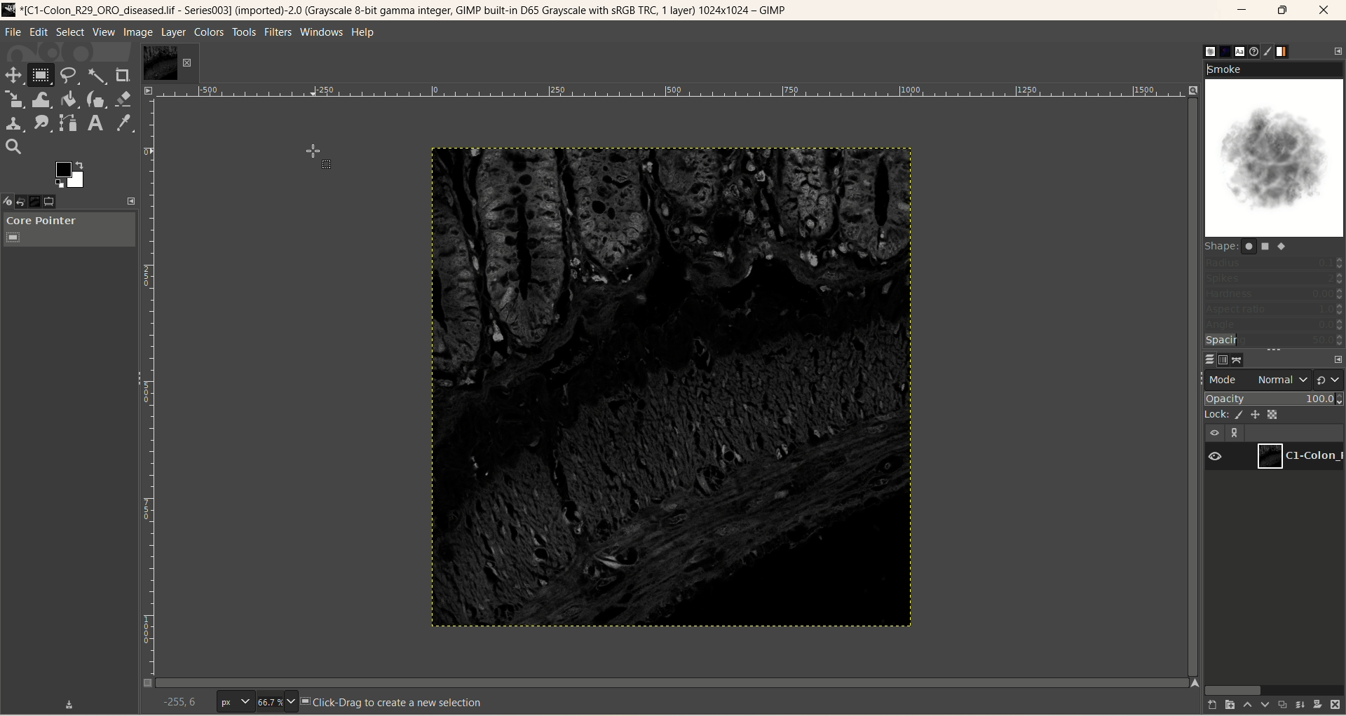  What do you see at coordinates (1216, 457) in the screenshot?
I see `visibility` at bounding box center [1216, 457].